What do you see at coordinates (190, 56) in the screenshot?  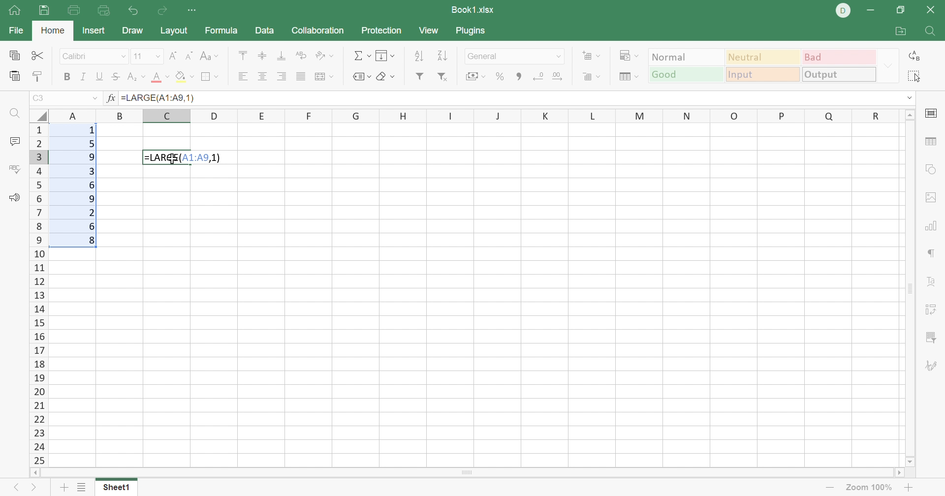 I see `Decrement font size` at bounding box center [190, 56].